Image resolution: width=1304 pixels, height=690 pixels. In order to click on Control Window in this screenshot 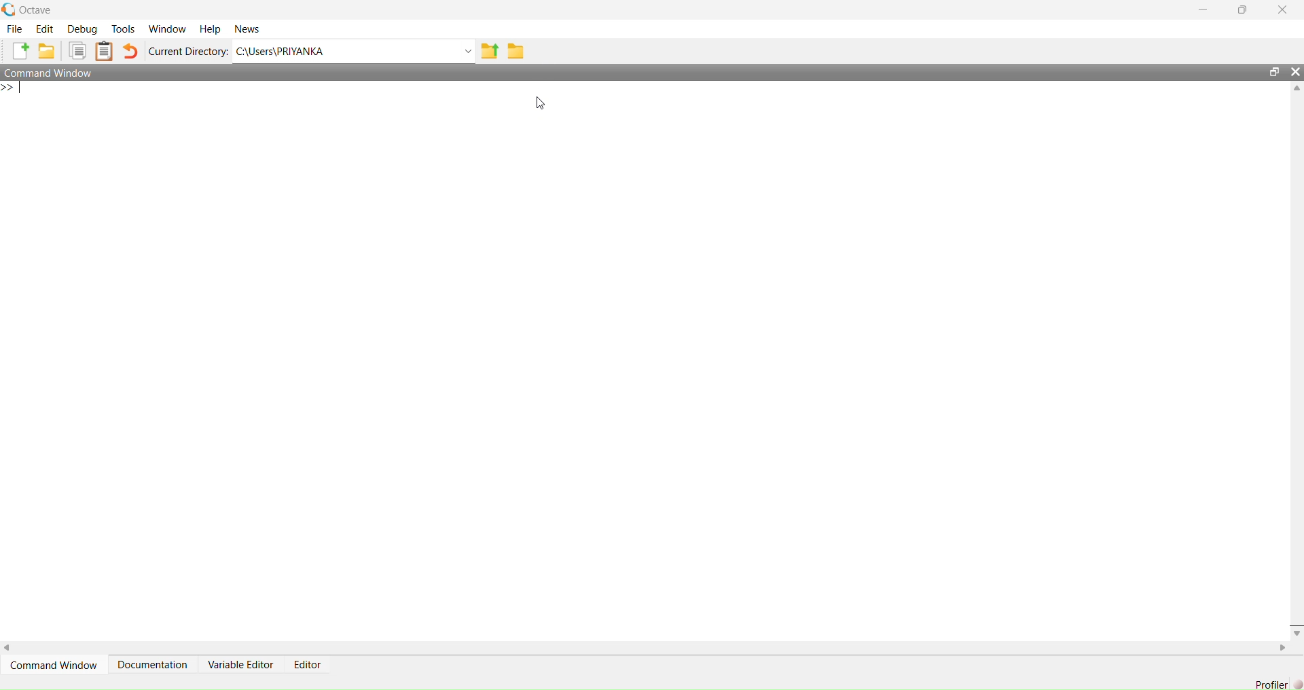, I will do `click(52, 73)`.